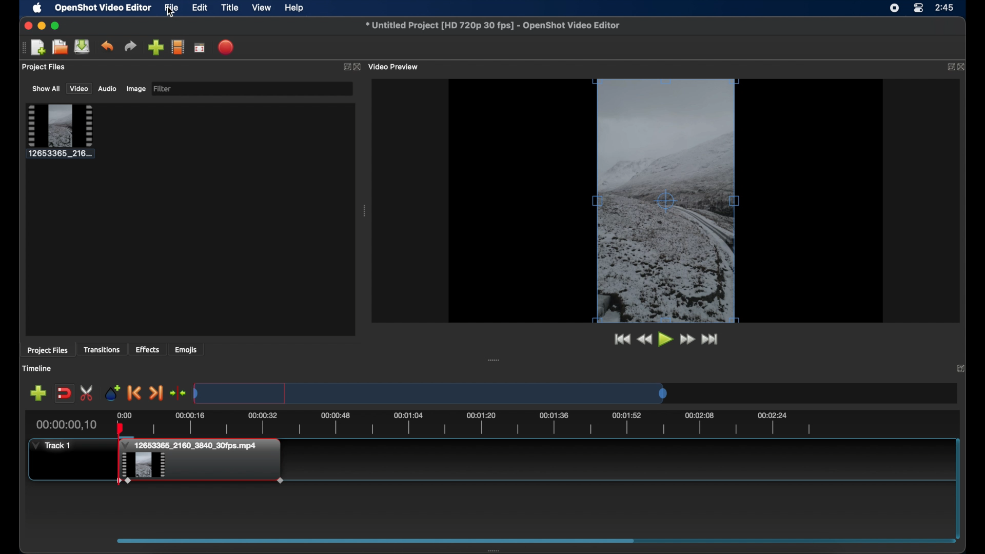 The height and width of the screenshot is (554, 985). What do you see at coordinates (21, 48) in the screenshot?
I see `drag handle` at bounding box center [21, 48].